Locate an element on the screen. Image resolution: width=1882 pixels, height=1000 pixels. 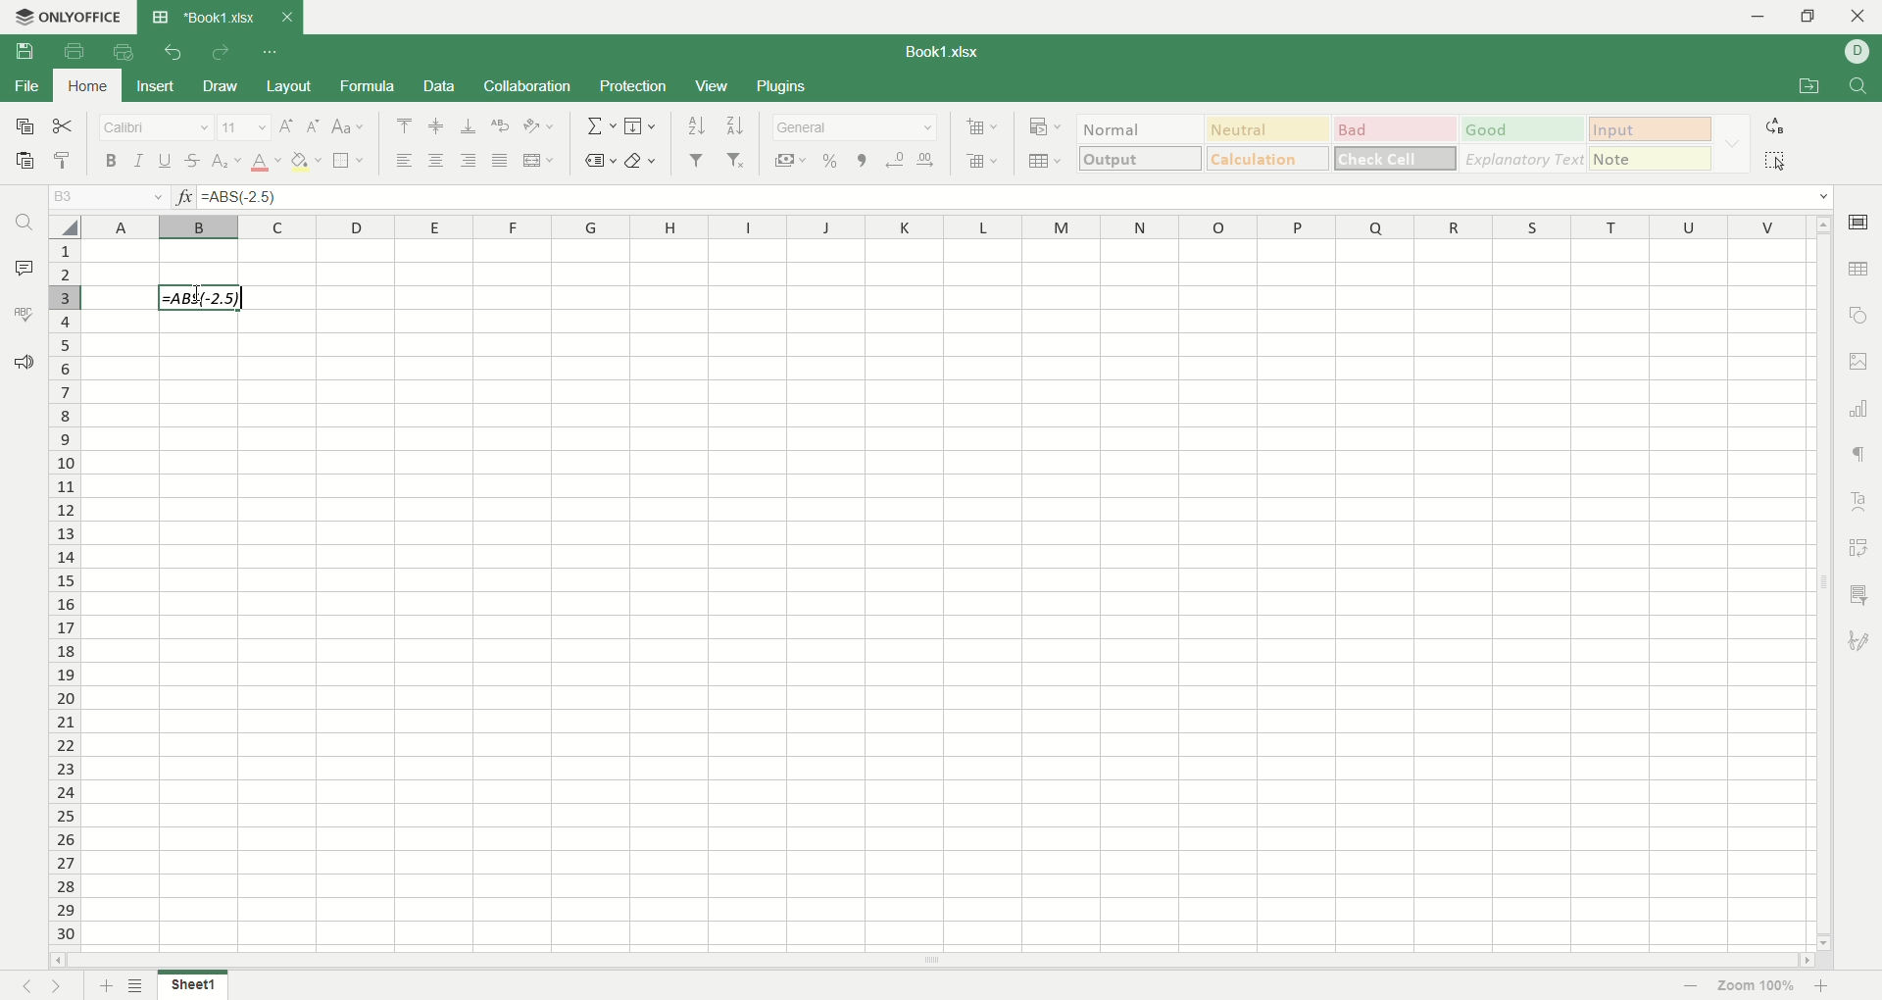
wrap text is located at coordinates (498, 125).